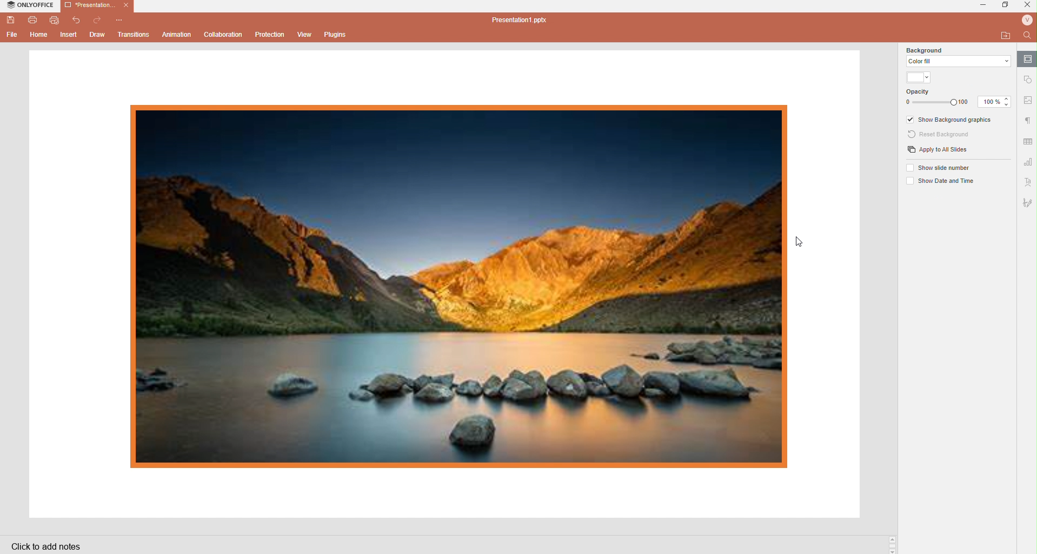 Image resolution: width=1037 pixels, height=554 pixels. What do you see at coordinates (89, 5) in the screenshot?
I see `Presentation1.` at bounding box center [89, 5].